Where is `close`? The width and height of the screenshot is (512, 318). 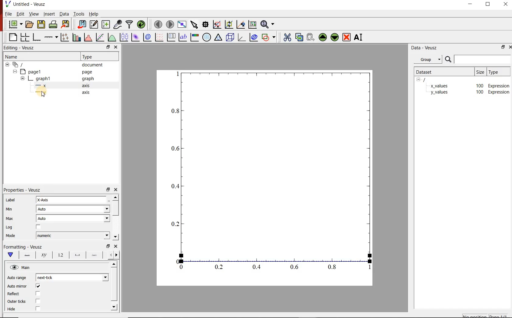 close is located at coordinates (116, 189).